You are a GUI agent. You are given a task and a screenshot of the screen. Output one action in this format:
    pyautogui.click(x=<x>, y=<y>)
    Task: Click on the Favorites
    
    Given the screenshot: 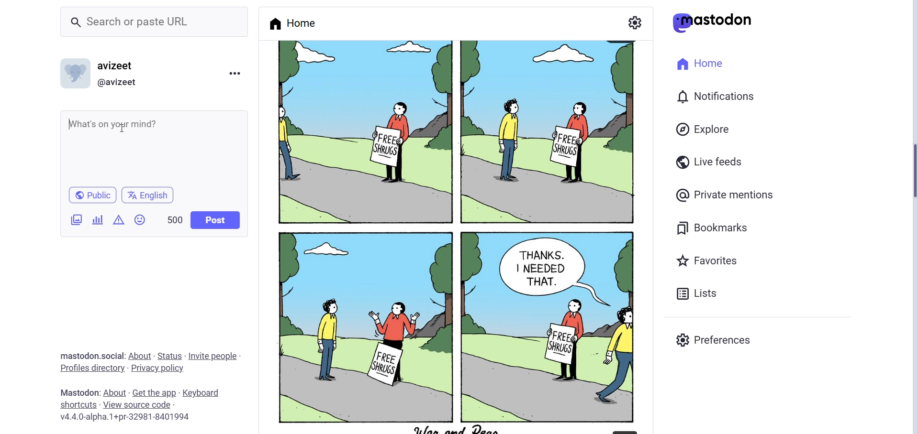 What is the action you would take?
    pyautogui.click(x=709, y=260)
    